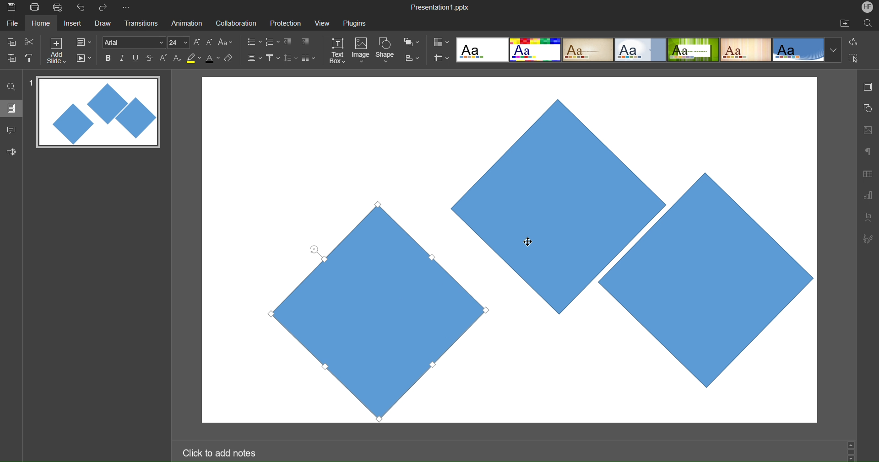 Image resolution: width=879 pixels, height=462 pixels. Describe the element at coordinates (851, 451) in the screenshot. I see `scrollbar` at that location.